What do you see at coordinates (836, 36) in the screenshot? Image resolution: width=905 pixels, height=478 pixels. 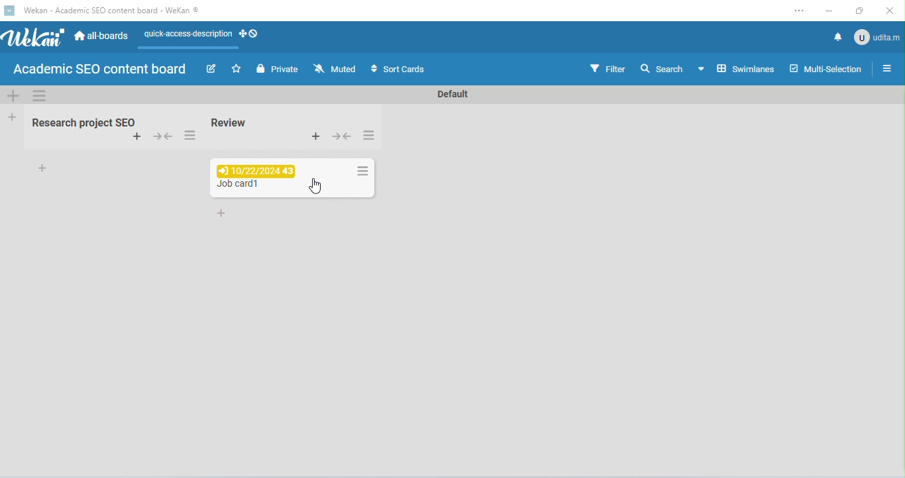 I see `notification` at bounding box center [836, 36].